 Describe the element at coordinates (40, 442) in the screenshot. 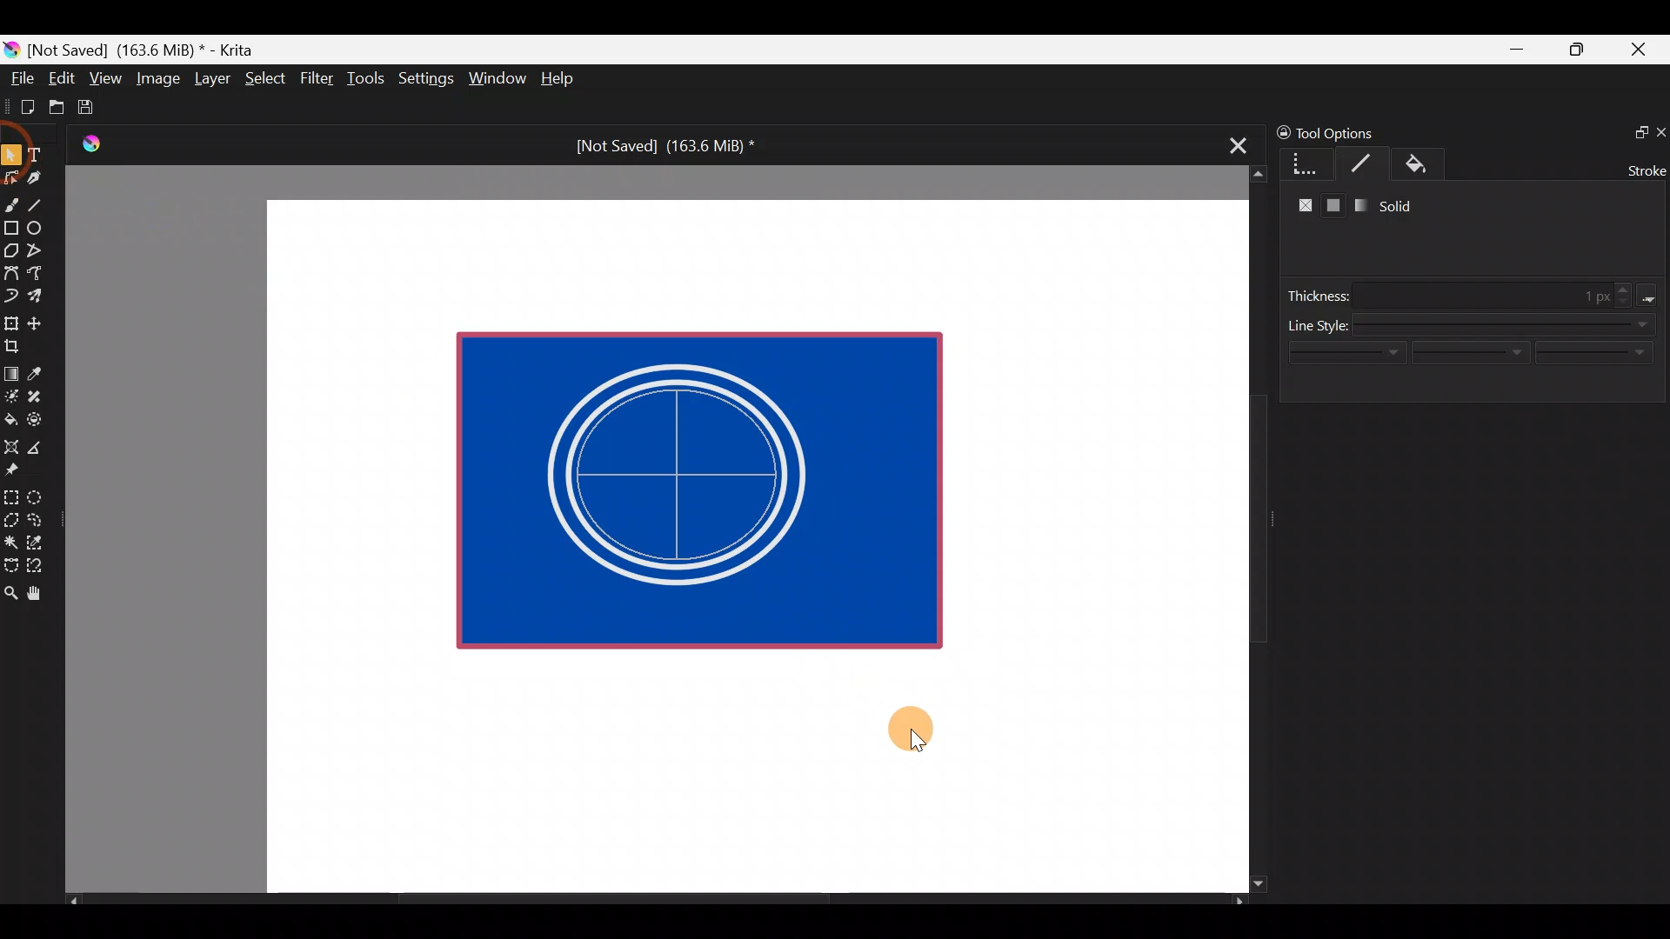

I see `Measure the distance between two points` at that location.